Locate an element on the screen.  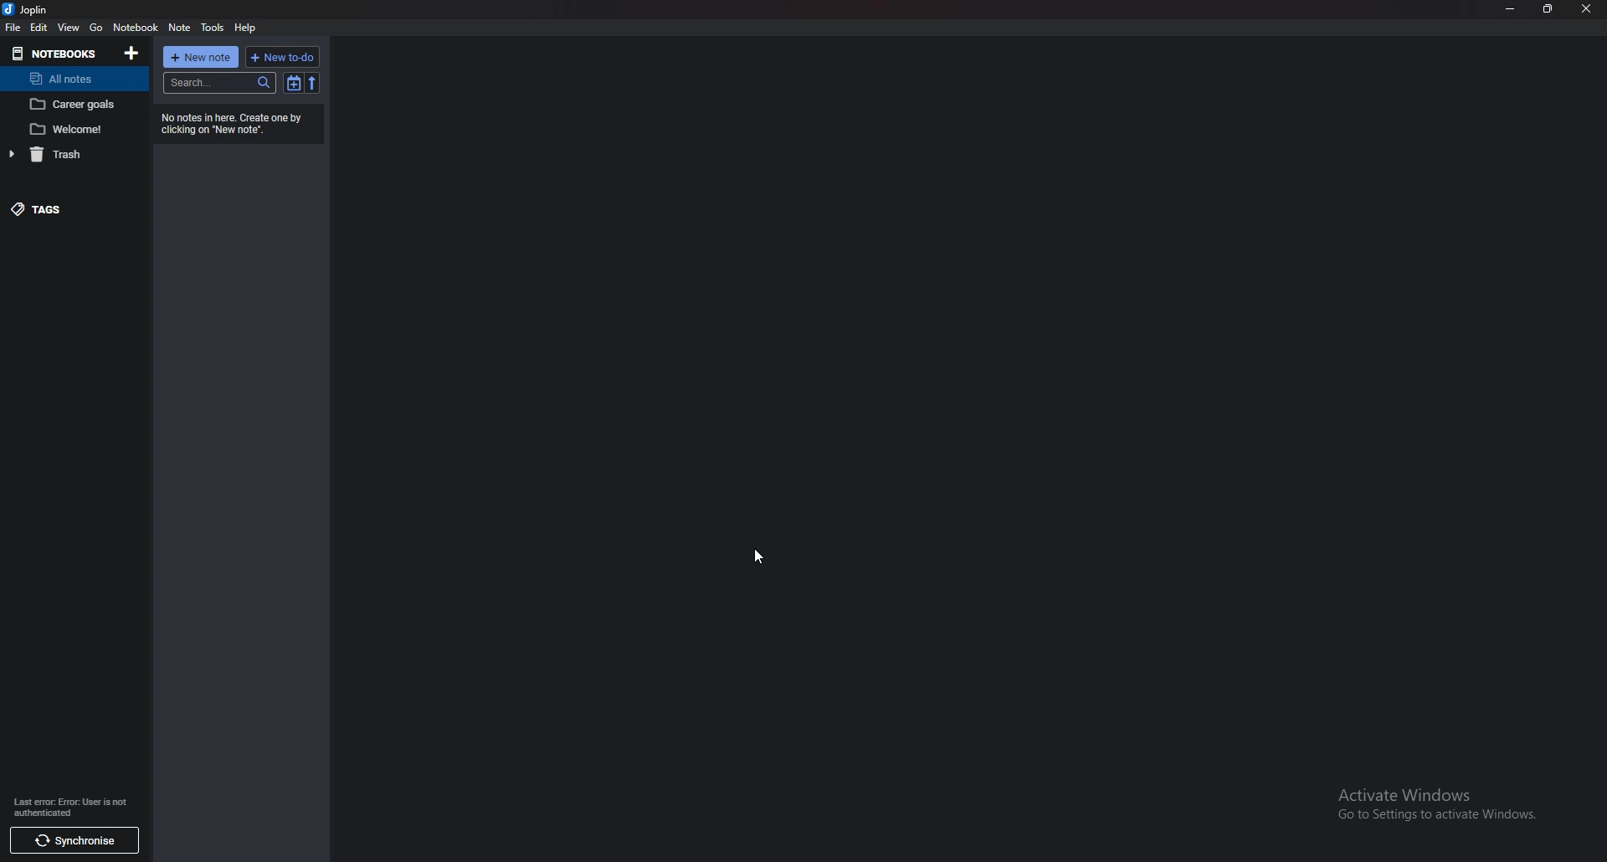
tags is located at coordinates (64, 210).